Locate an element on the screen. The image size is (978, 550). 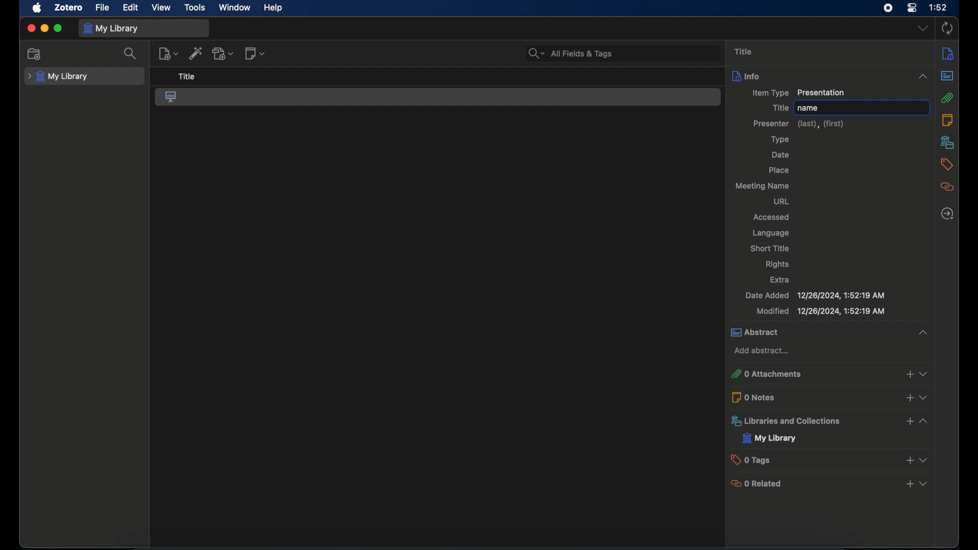
attachments is located at coordinates (947, 98).